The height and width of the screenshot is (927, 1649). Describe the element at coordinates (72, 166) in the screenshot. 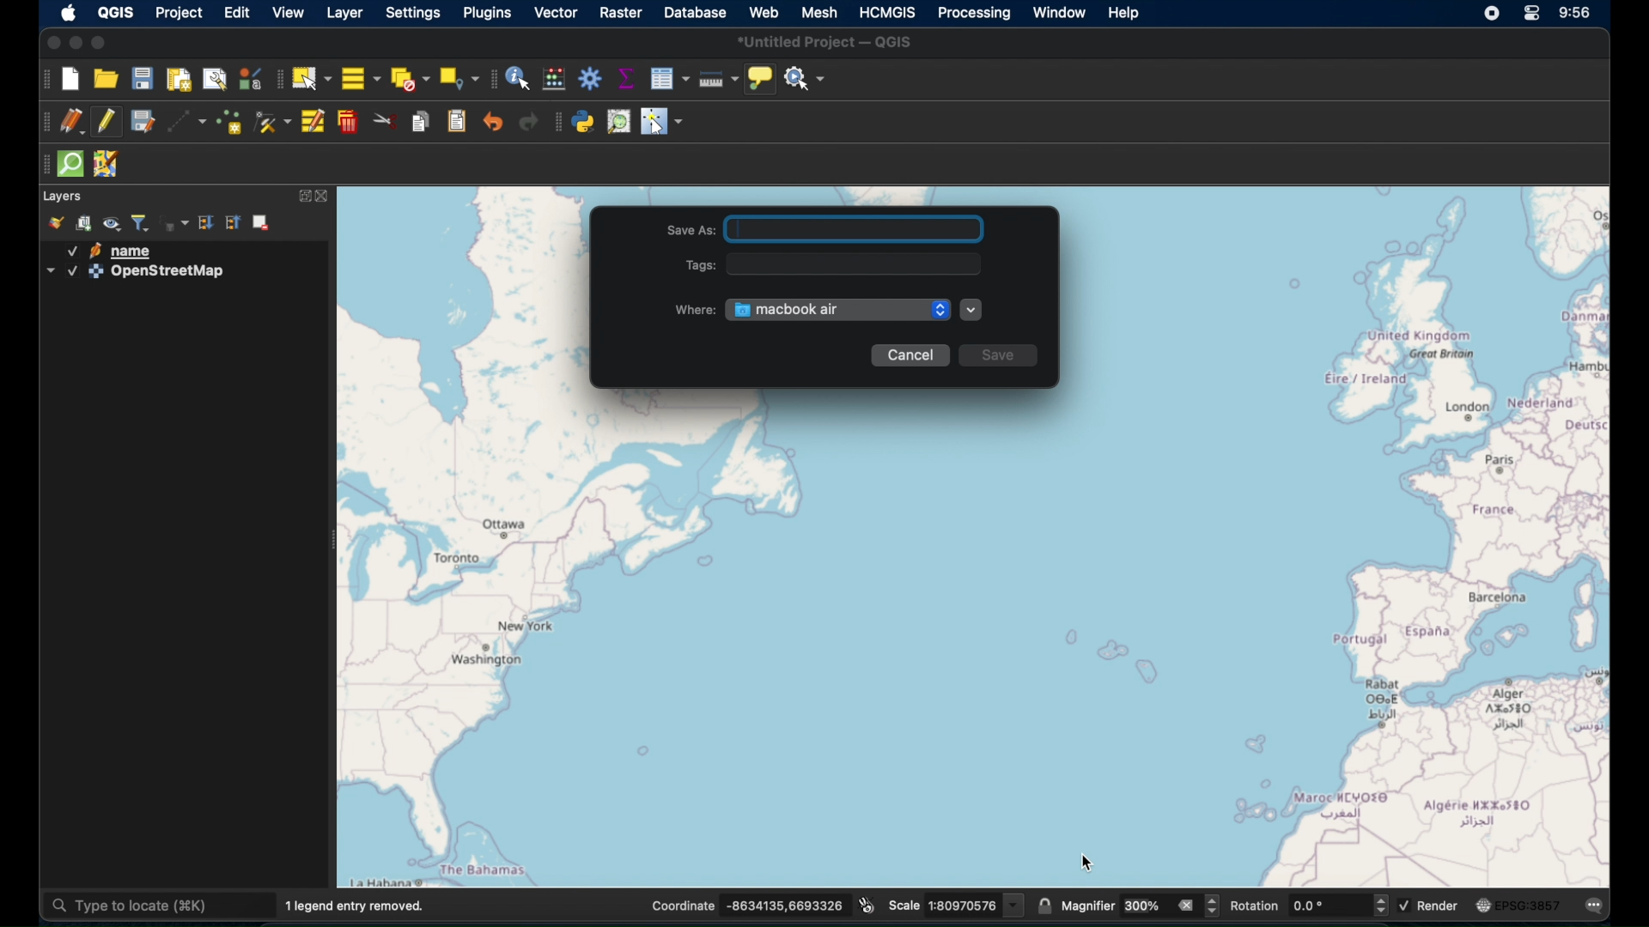

I see `quick som` at that location.